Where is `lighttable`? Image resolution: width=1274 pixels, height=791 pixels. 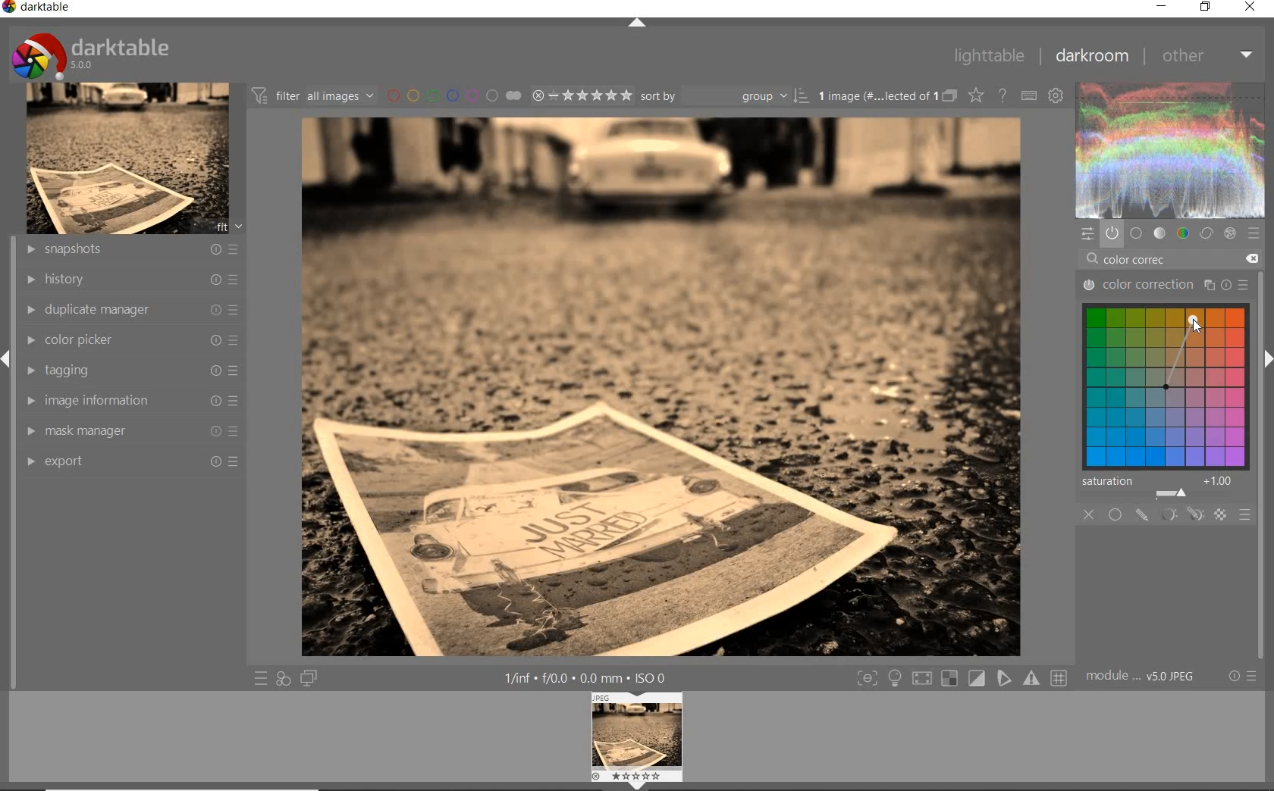 lighttable is located at coordinates (990, 56).